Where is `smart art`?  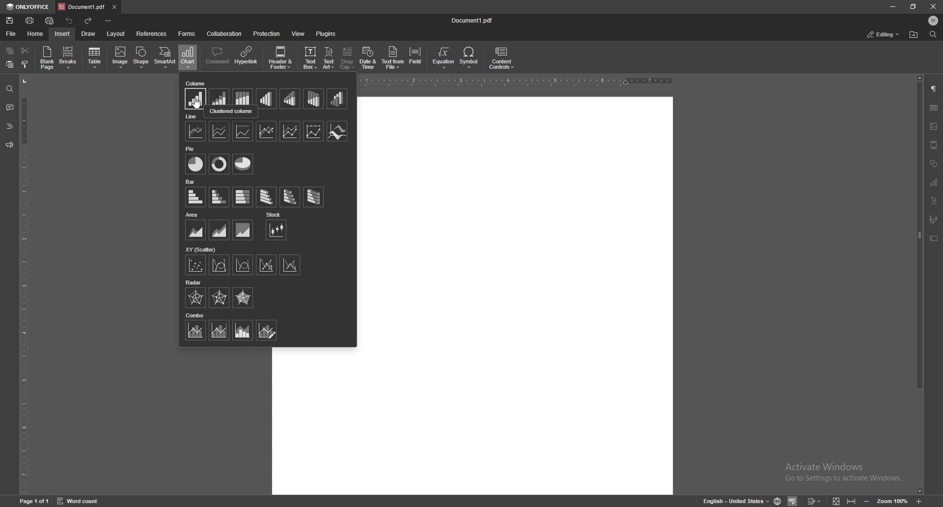 smart art is located at coordinates (166, 58).